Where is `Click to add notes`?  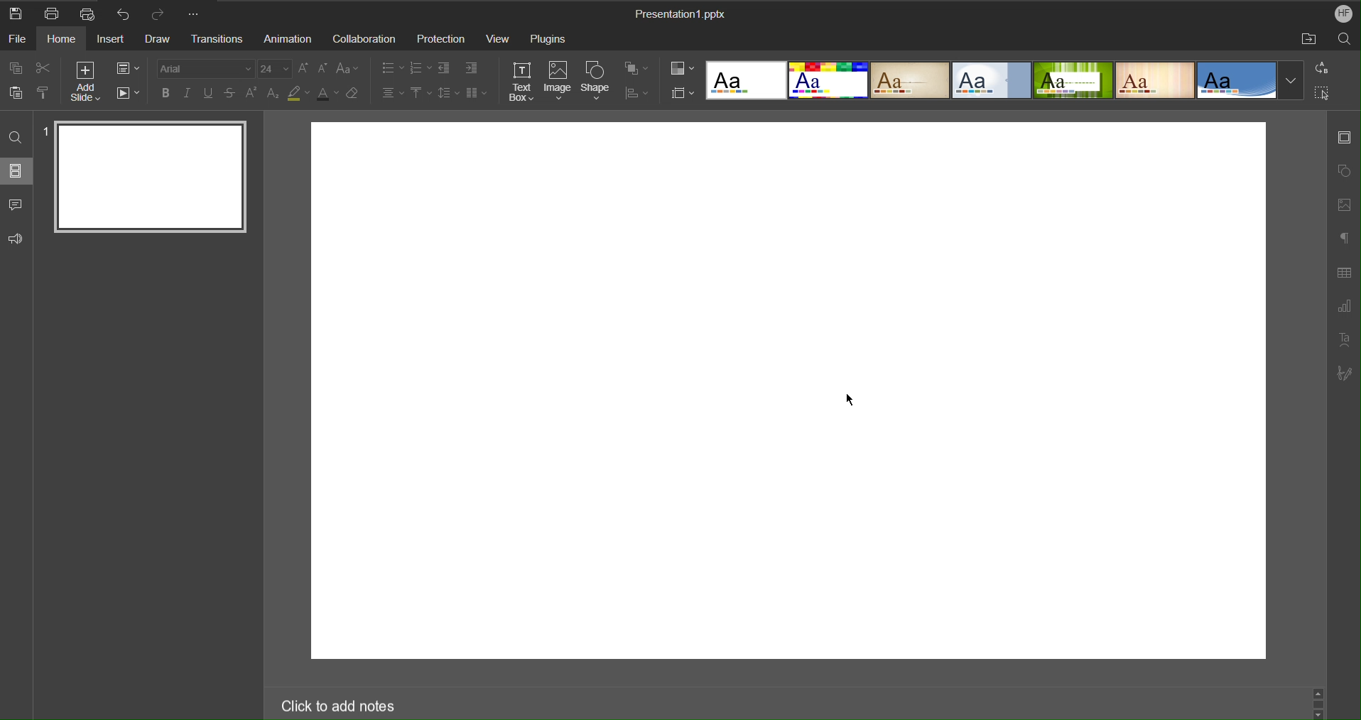 Click to add notes is located at coordinates (335, 707).